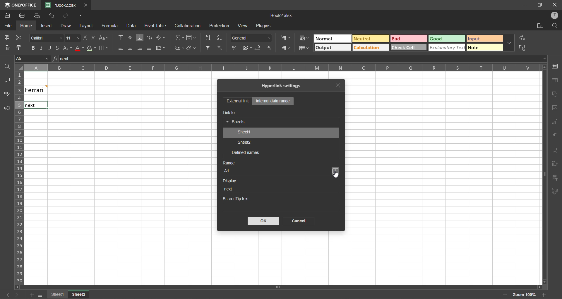 The image size is (562, 299). I want to click on maximize, so click(539, 5).